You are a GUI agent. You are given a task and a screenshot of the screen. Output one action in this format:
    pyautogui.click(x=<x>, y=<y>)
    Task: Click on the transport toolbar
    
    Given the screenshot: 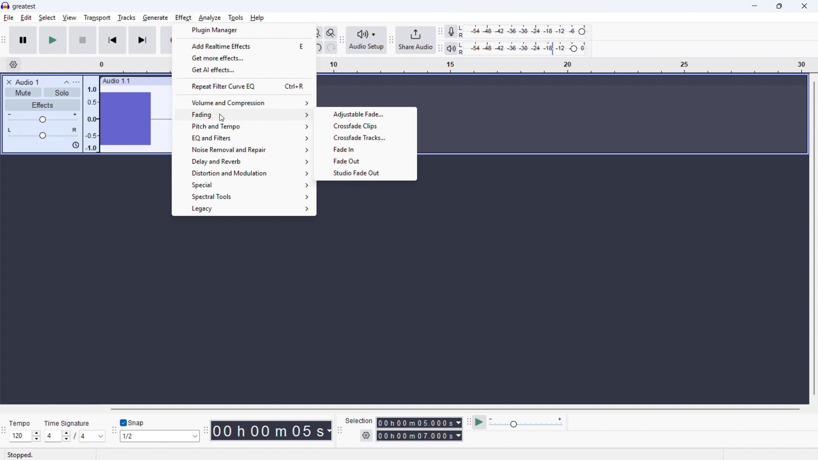 What is the action you would take?
    pyautogui.click(x=4, y=41)
    